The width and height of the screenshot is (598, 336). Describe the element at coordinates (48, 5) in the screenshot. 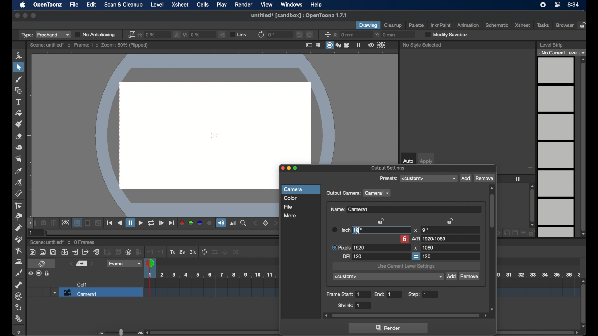

I see `opentoonz` at that location.